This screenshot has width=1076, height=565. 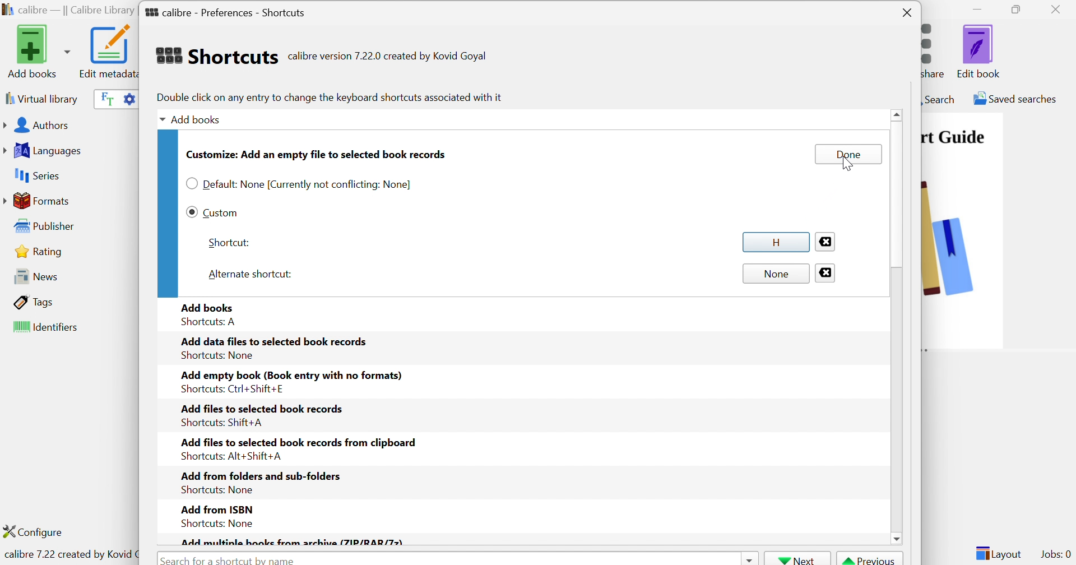 I want to click on Authors, so click(x=39, y=126).